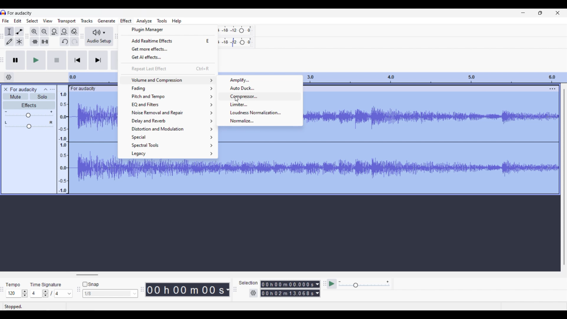  Describe the element at coordinates (364, 284) in the screenshot. I see `Playback speed scale` at that location.